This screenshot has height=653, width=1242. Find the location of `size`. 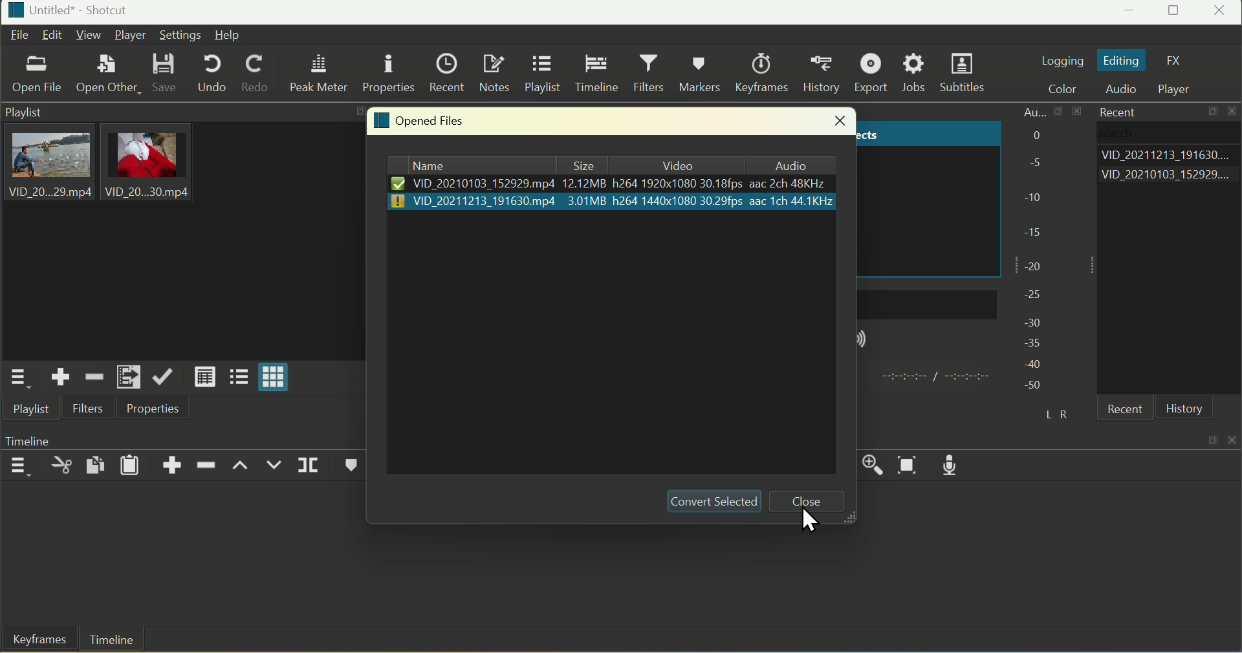

size is located at coordinates (582, 164).